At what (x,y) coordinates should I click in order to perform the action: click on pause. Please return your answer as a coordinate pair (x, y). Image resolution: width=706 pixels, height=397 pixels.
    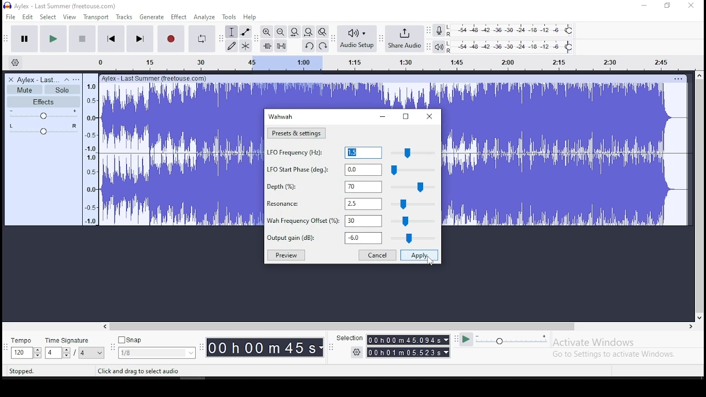
    Looking at the image, I should click on (23, 39).